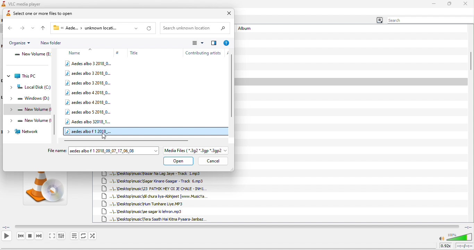 This screenshot has height=250, width=474. I want to click on refresh, so click(149, 28).